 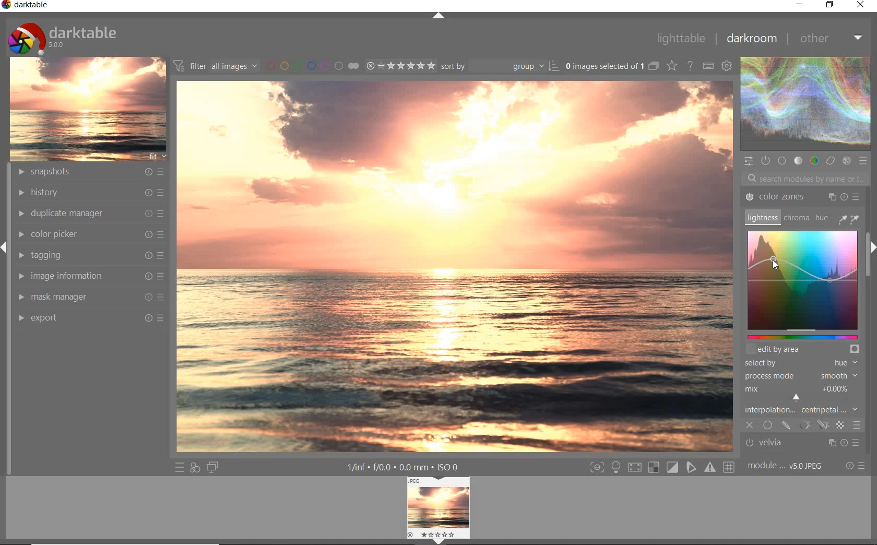 What do you see at coordinates (871, 248) in the screenshot?
I see `EXPAND/COLLAPSE` at bounding box center [871, 248].